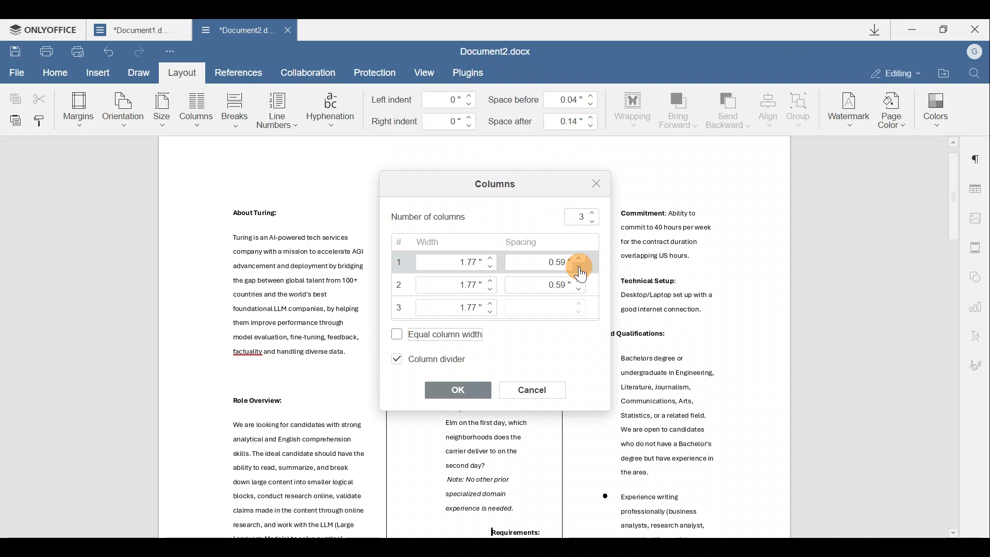 Image resolution: width=990 pixels, height=557 pixels. What do you see at coordinates (980, 307) in the screenshot?
I see `Chart settings` at bounding box center [980, 307].